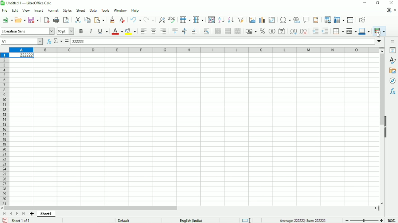 The height and width of the screenshot is (223, 398). I want to click on Open, so click(20, 20).